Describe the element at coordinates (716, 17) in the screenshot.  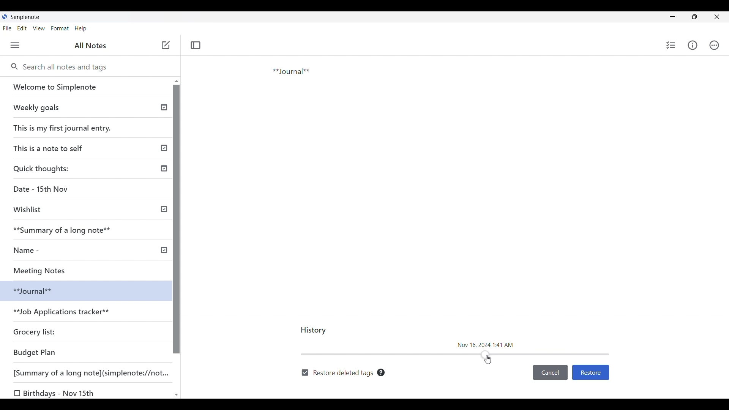
I see `Close interface` at that location.